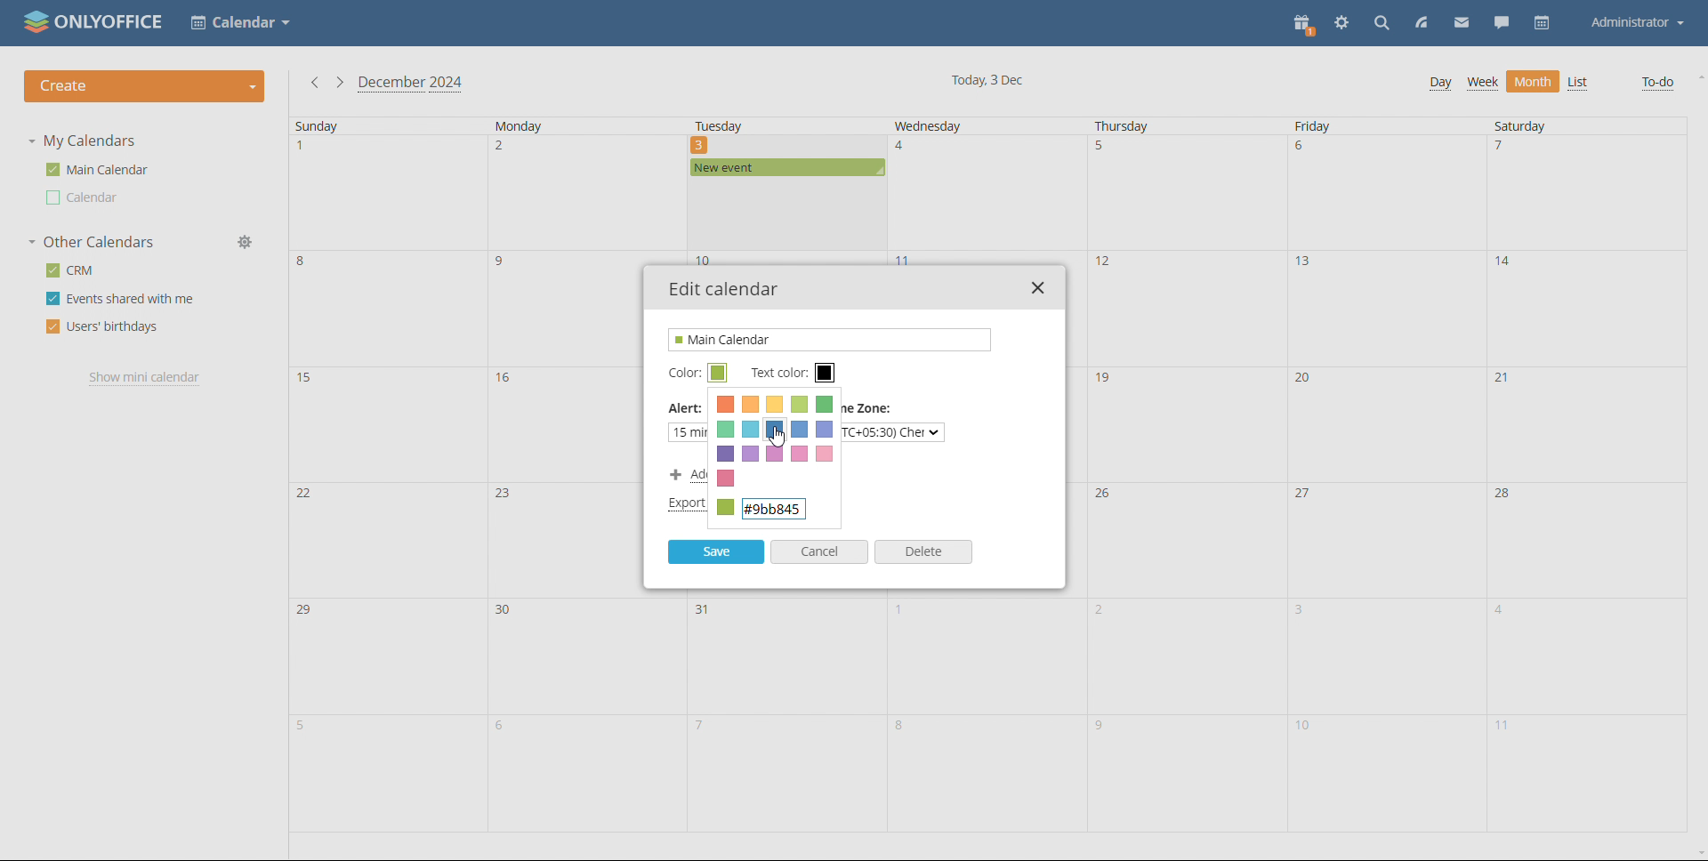 The image size is (1708, 861). Describe the element at coordinates (986, 774) in the screenshot. I see `date` at that location.